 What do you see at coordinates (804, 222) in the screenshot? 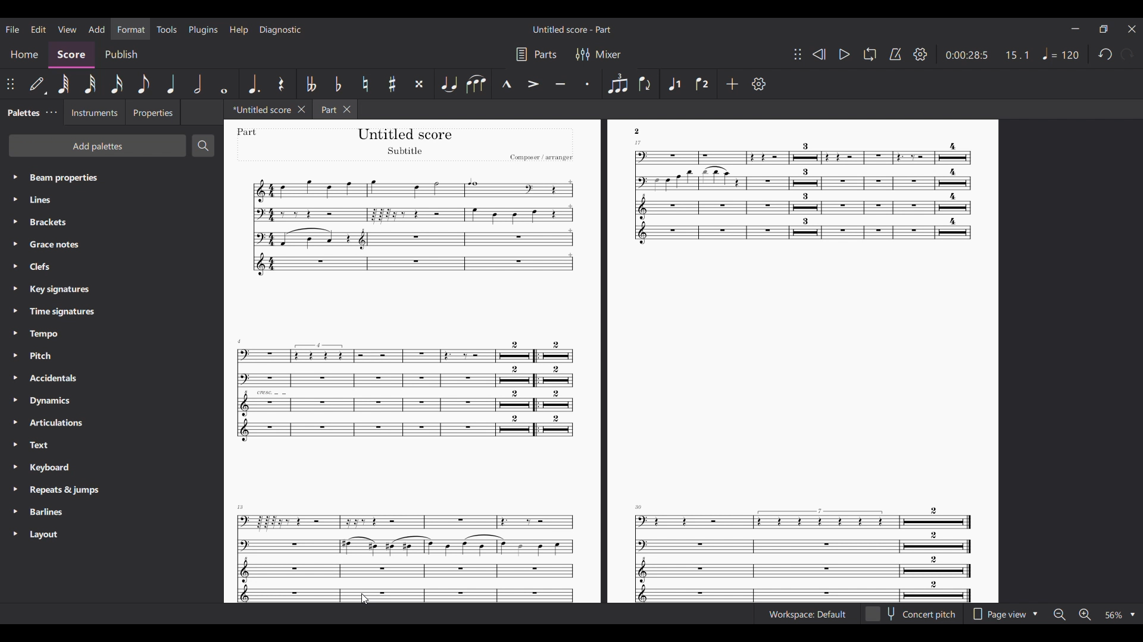
I see `` at bounding box center [804, 222].